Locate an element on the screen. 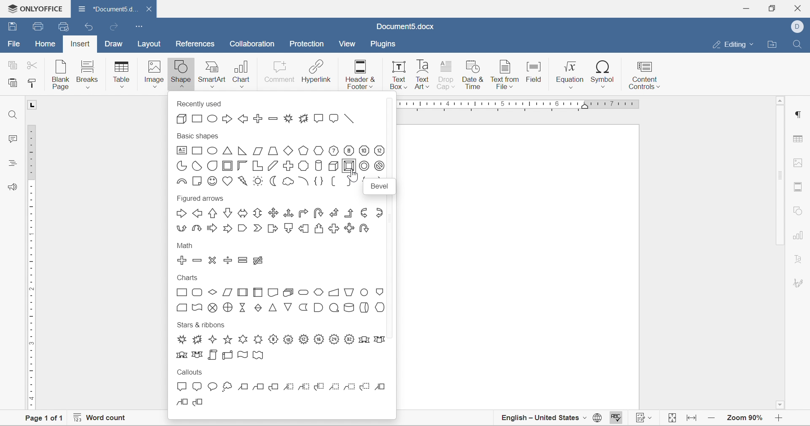  spell checking is located at coordinates (615, 418).